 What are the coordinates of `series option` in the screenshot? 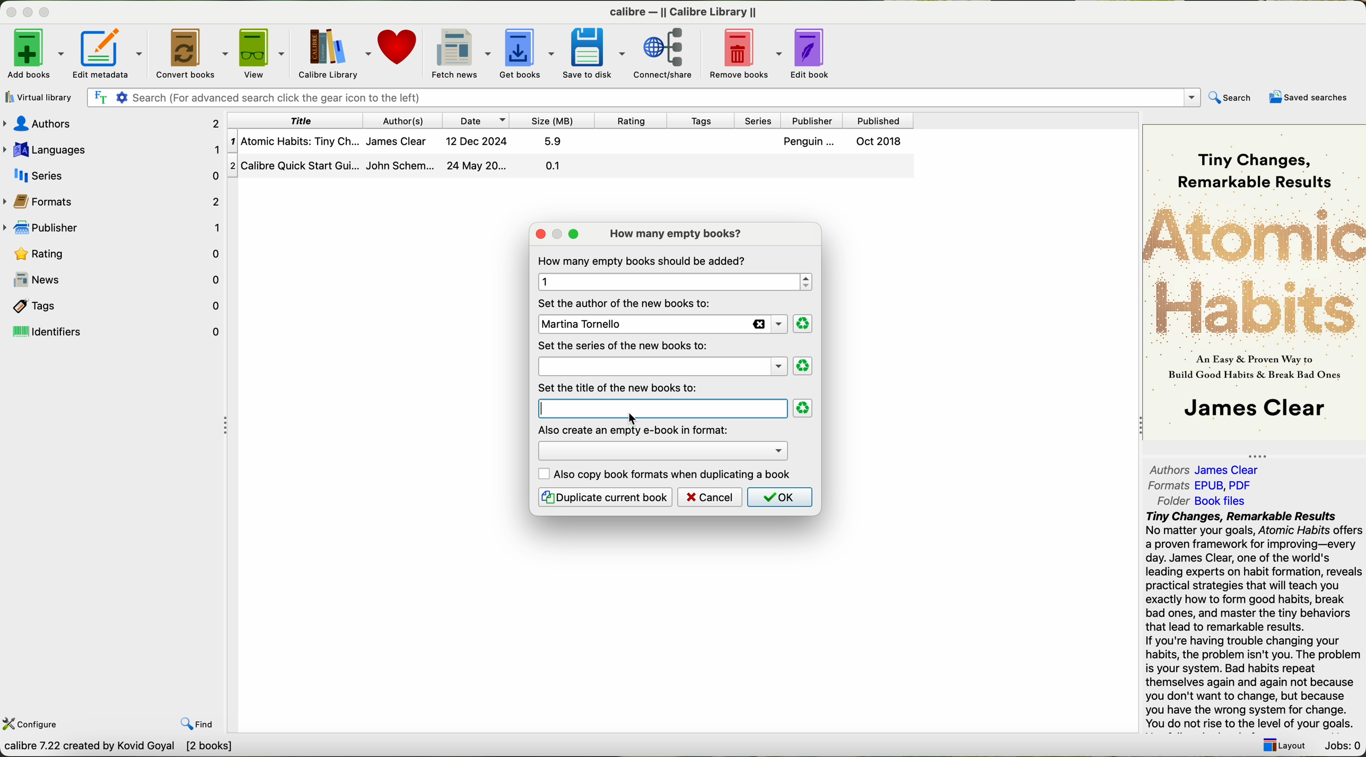 It's located at (662, 370).